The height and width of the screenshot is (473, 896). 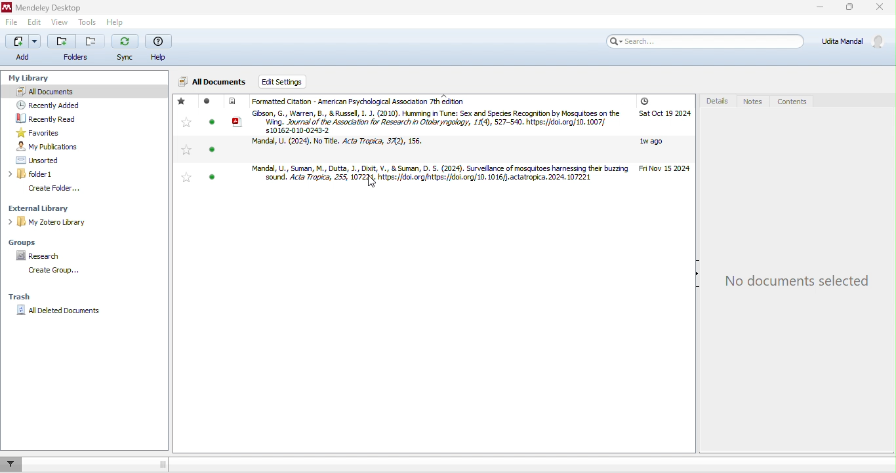 What do you see at coordinates (64, 174) in the screenshot?
I see `folder1` at bounding box center [64, 174].